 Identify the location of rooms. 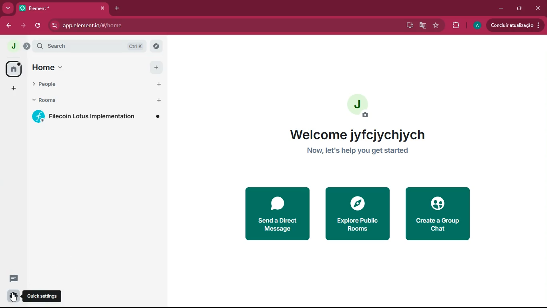
(77, 99).